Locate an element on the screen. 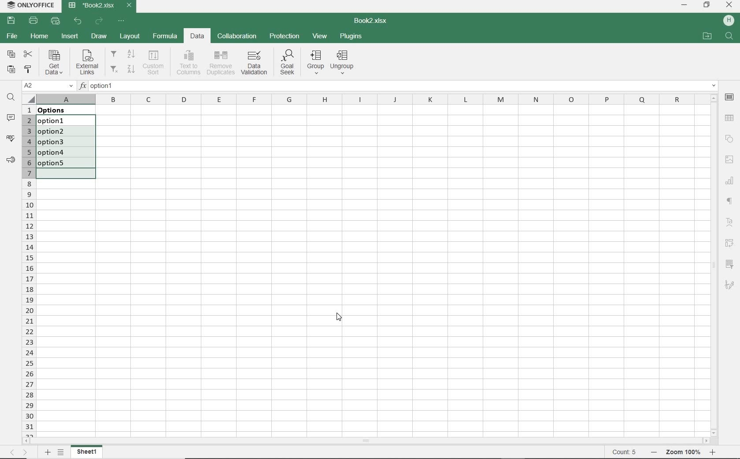 Image resolution: width=740 pixels, height=459 pixels. Custom sort is located at coordinates (155, 62).